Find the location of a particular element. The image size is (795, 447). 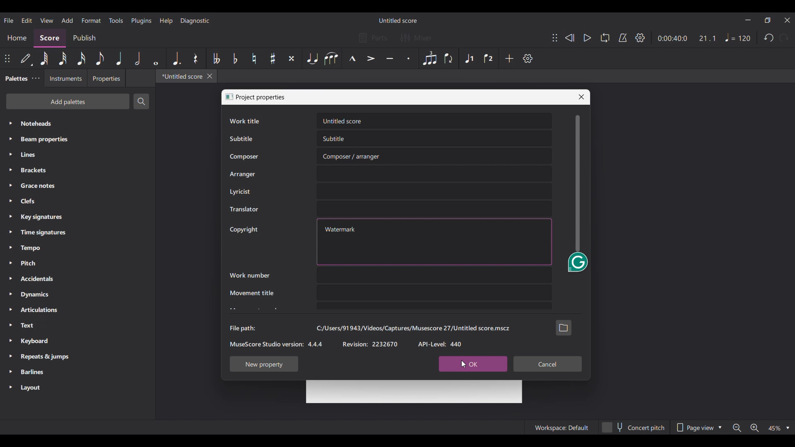

Work number is located at coordinates (250, 275).